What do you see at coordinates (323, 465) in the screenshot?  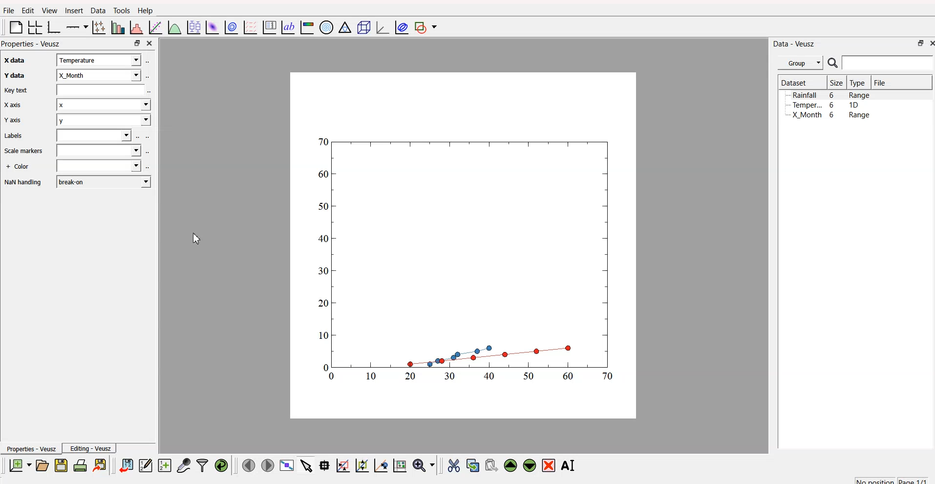 I see `read datapoint on graph` at bounding box center [323, 465].